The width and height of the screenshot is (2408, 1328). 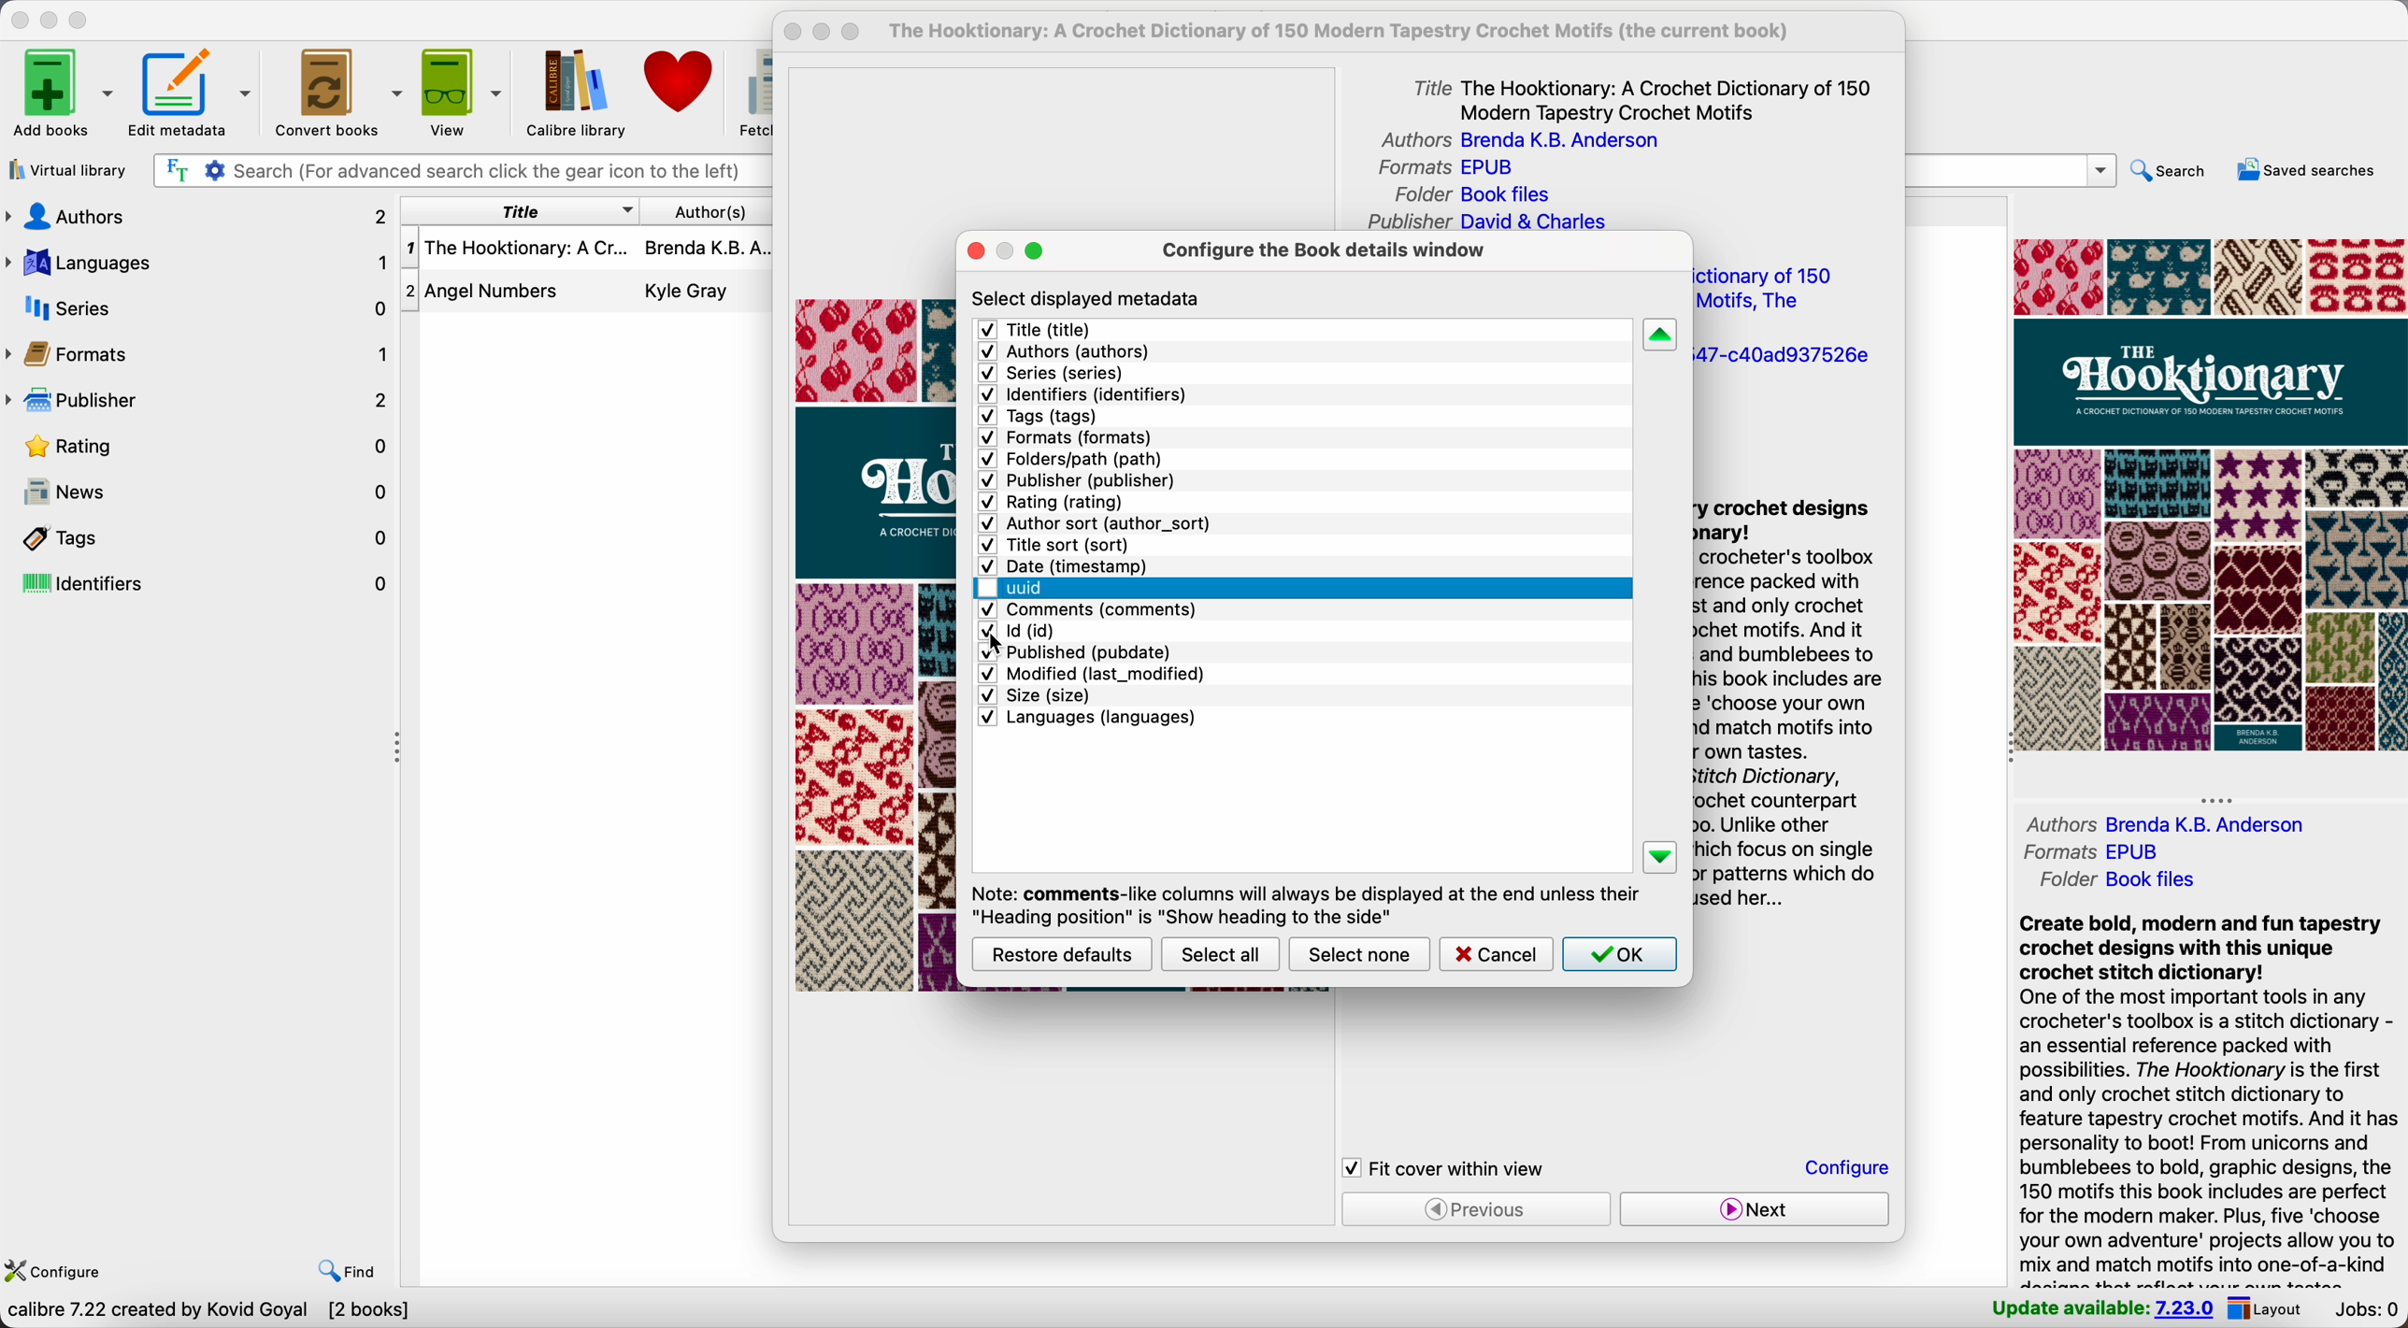 What do you see at coordinates (1096, 523) in the screenshot?
I see `author sort` at bounding box center [1096, 523].